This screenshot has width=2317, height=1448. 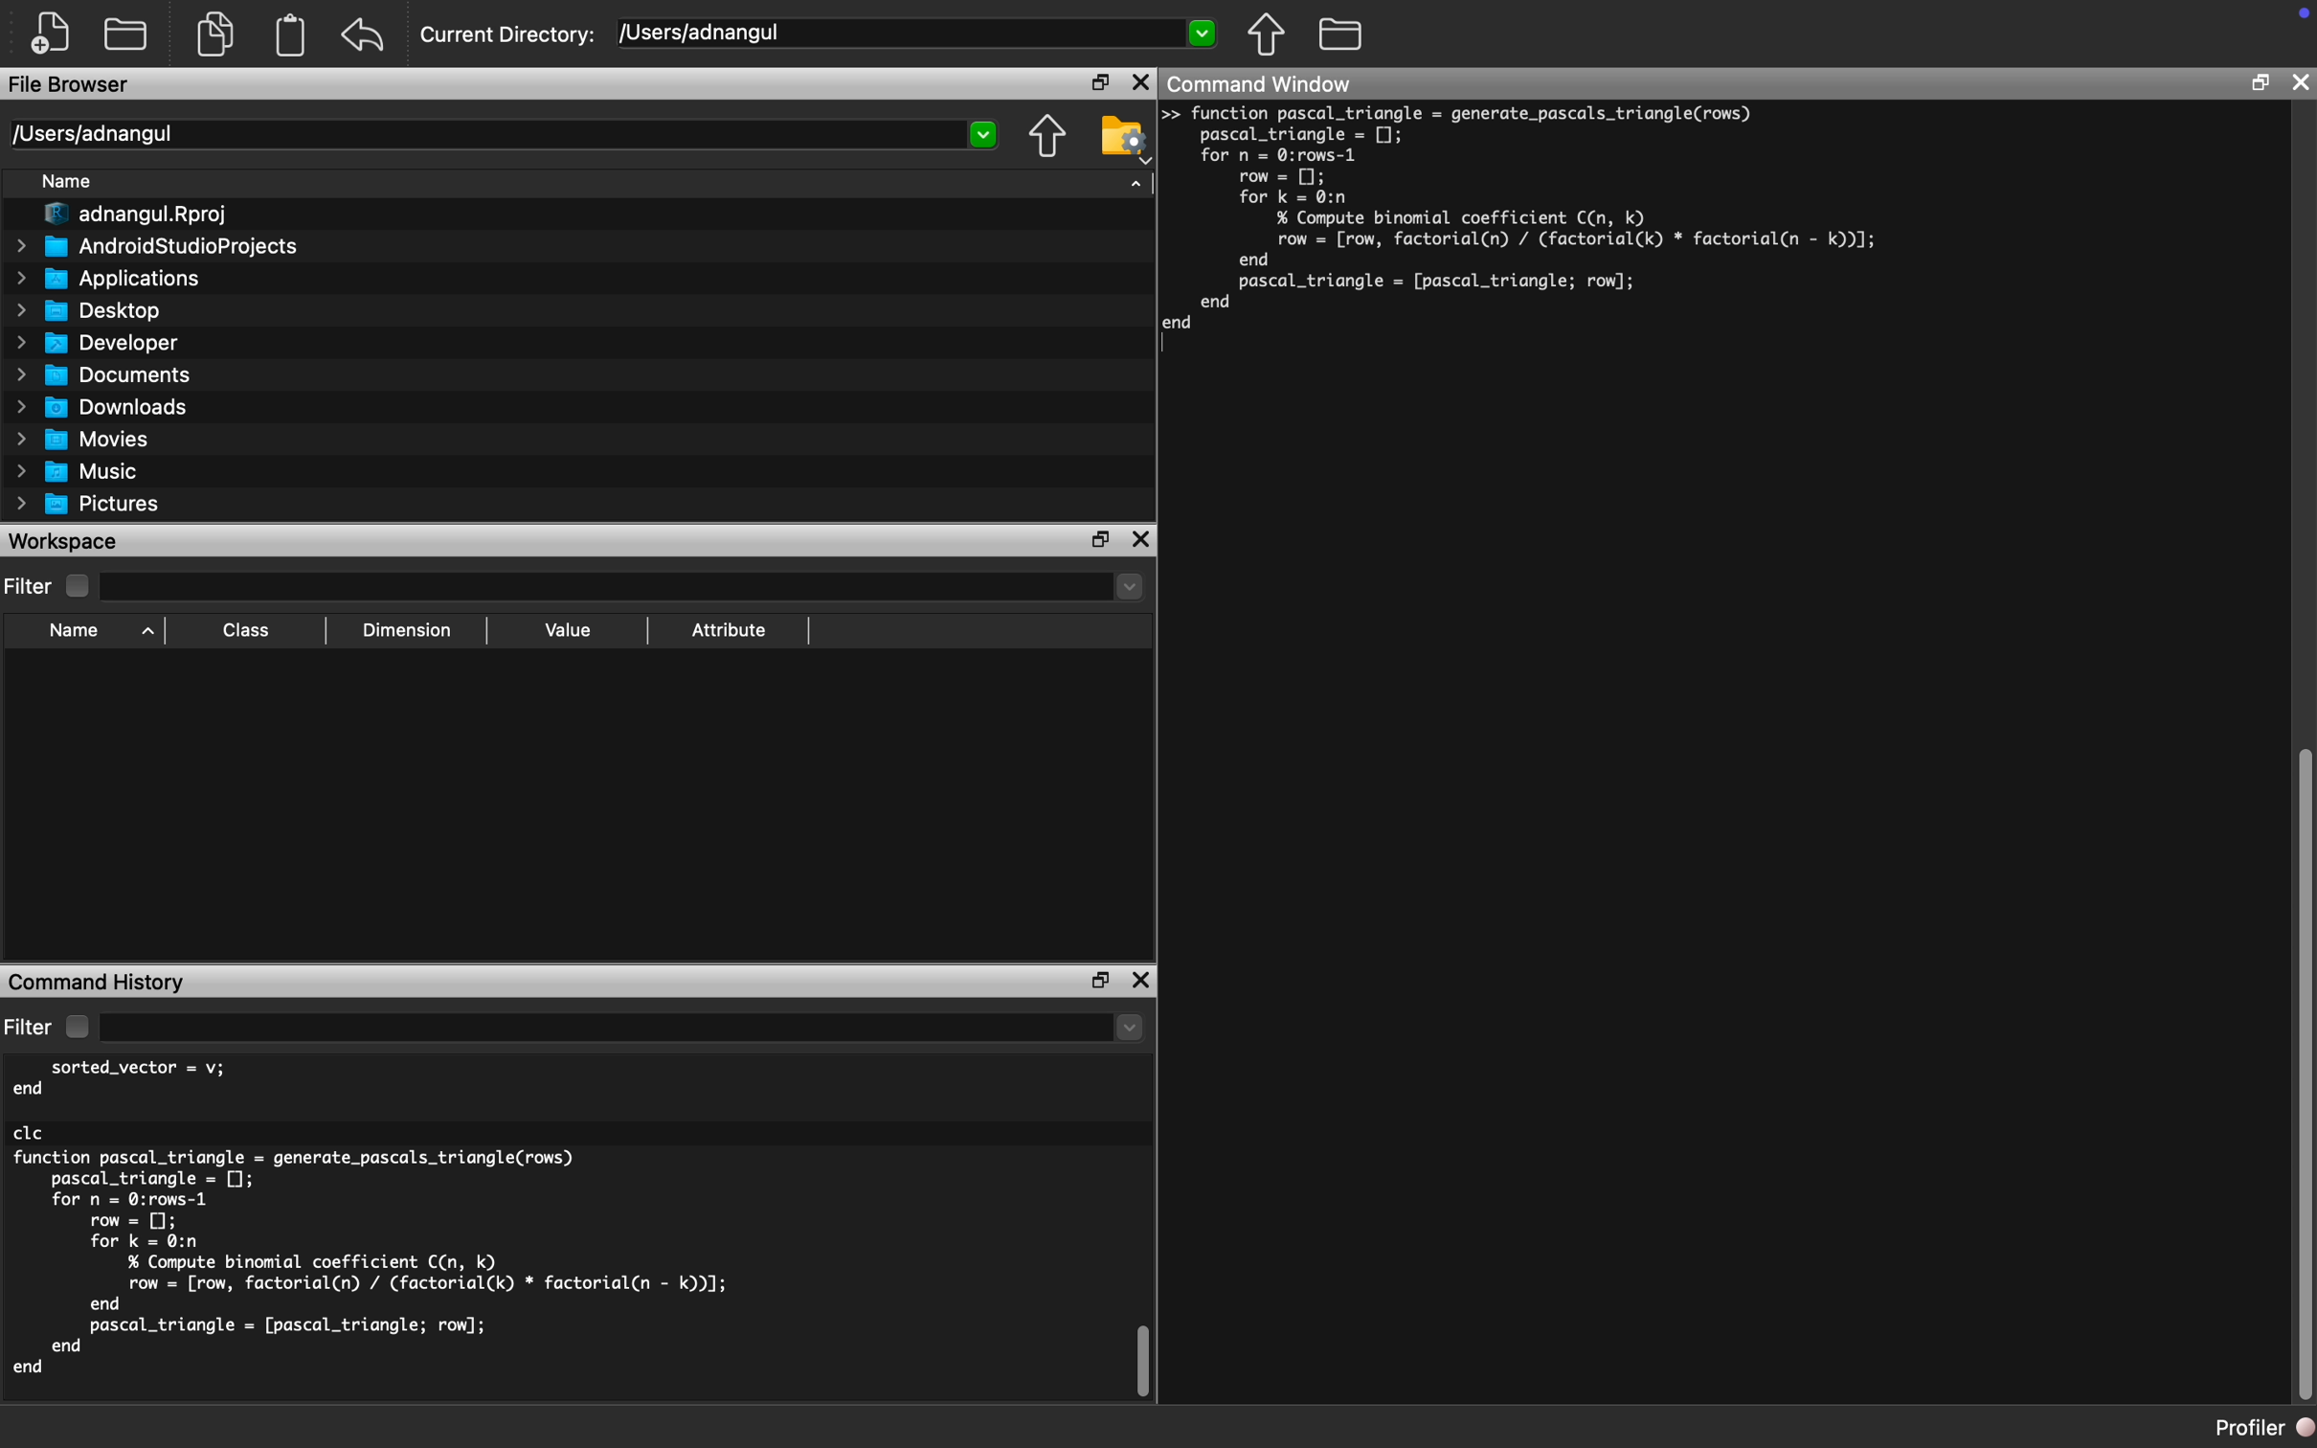 I want to click on Command Window, so click(x=1264, y=82).